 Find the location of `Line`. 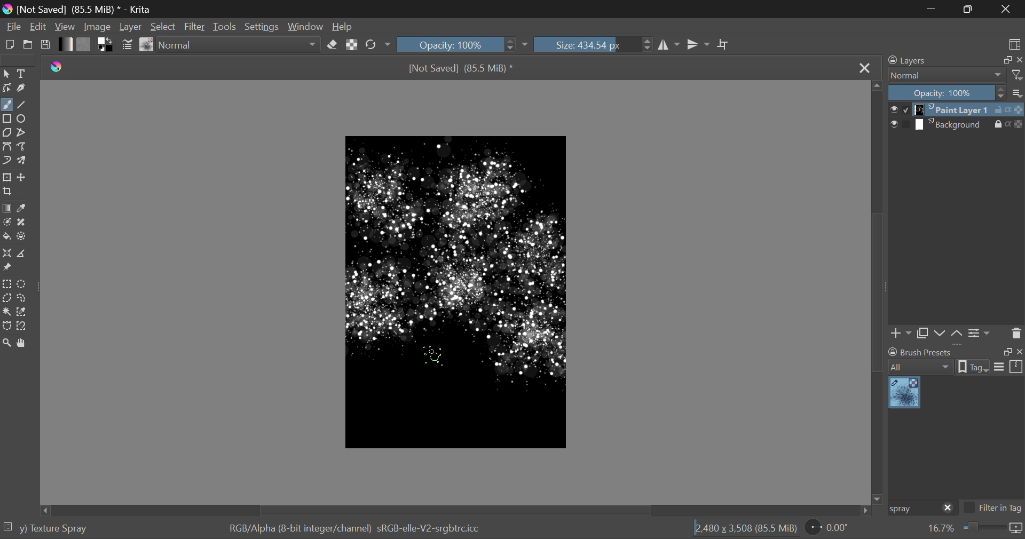

Line is located at coordinates (22, 106).